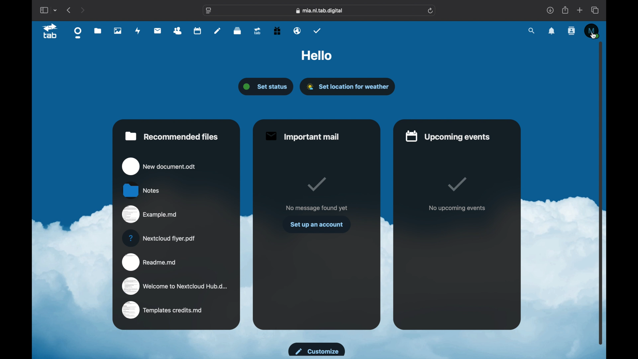 The image size is (638, 359). Describe the element at coordinates (217, 31) in the screenshot. I see `notes` at that location.